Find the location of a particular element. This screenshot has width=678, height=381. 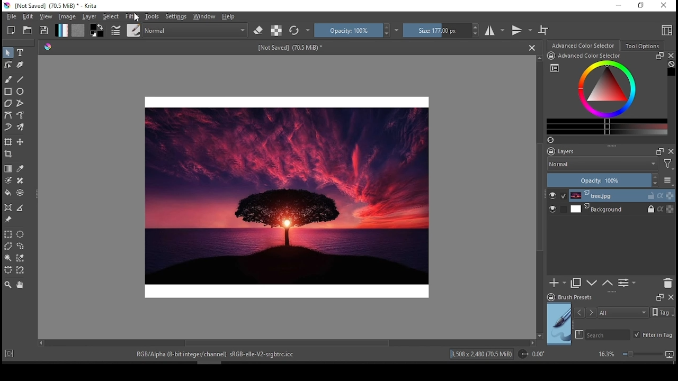

layer 1 is located at coordinates (621, 195).